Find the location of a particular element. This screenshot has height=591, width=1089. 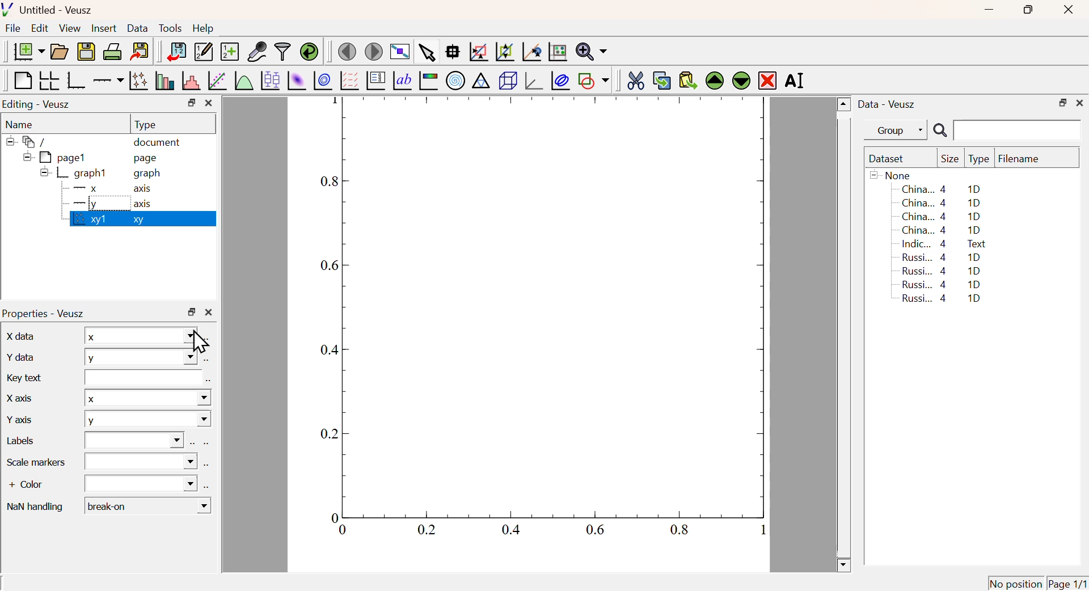

Data - Veusz is located at coordinates (889, 105).